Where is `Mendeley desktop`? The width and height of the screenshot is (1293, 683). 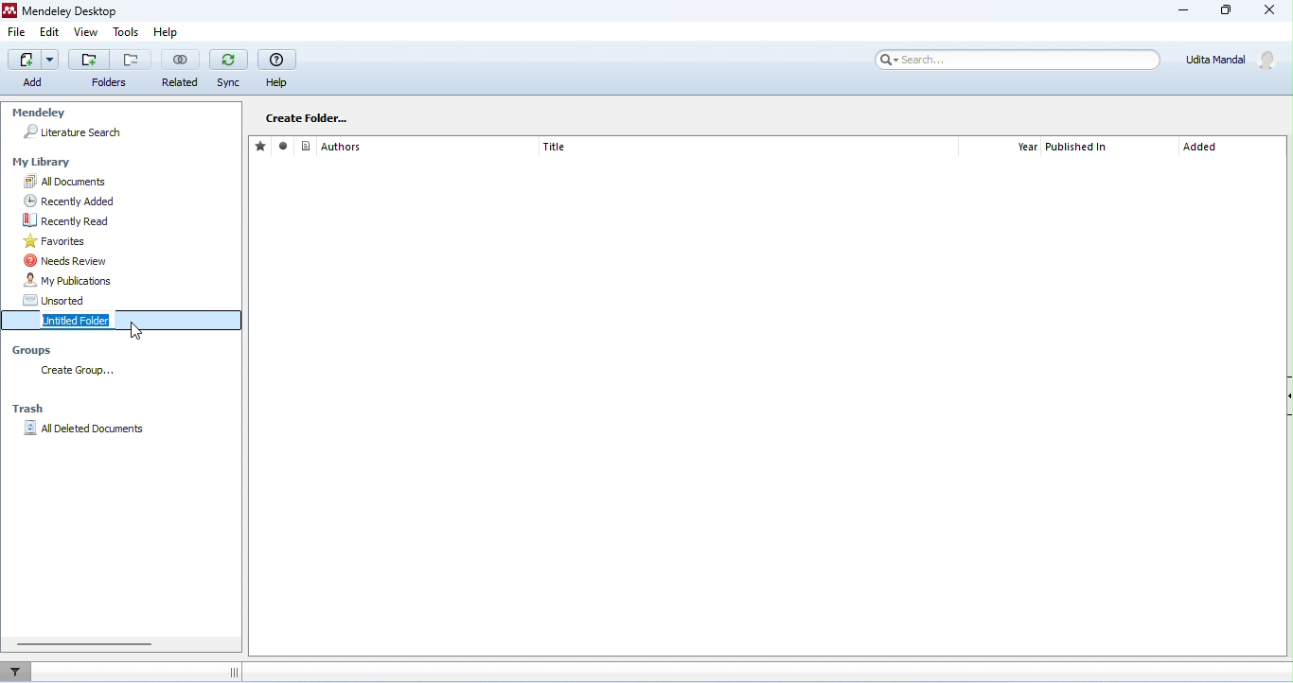
Mendeley desktop is located at coordinates (66, 10).